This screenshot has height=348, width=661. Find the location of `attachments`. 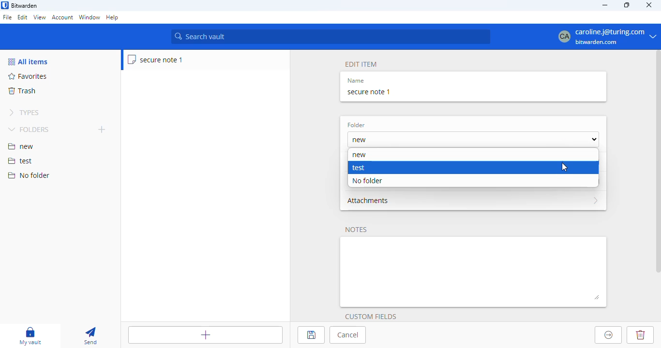

attachments is located at coordinates (473, 201).